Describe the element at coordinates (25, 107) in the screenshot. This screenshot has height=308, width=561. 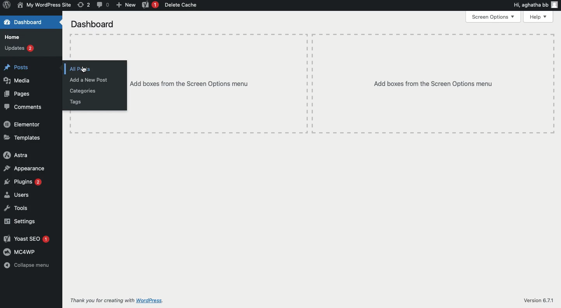
I see `Comments` at that location.